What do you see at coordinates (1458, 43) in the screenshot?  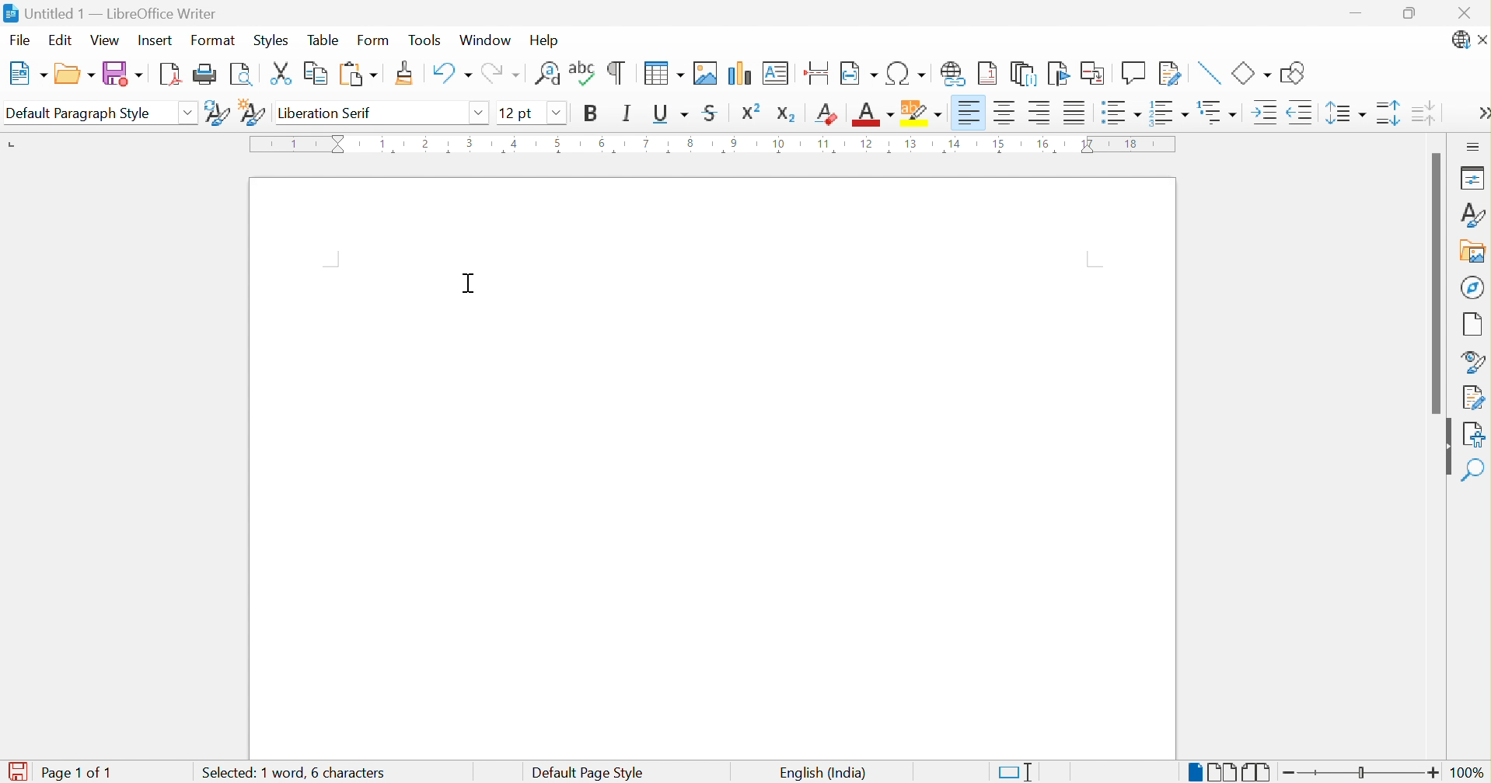 I see `LibreOffice Update Available` at bounding box center [1458, 43].